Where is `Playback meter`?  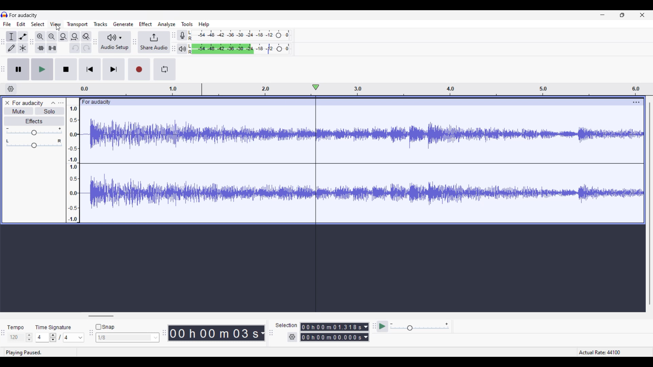
Playback meter is located at coordinates (182, 49).